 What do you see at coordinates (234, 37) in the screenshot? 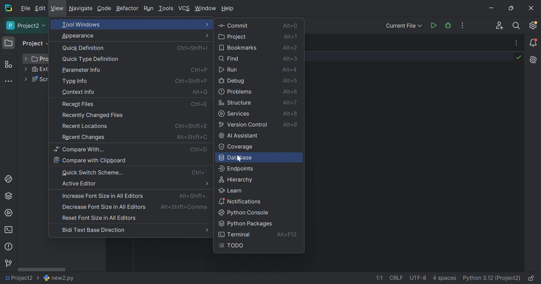
I see `Project` at bounding box center [234, 37].